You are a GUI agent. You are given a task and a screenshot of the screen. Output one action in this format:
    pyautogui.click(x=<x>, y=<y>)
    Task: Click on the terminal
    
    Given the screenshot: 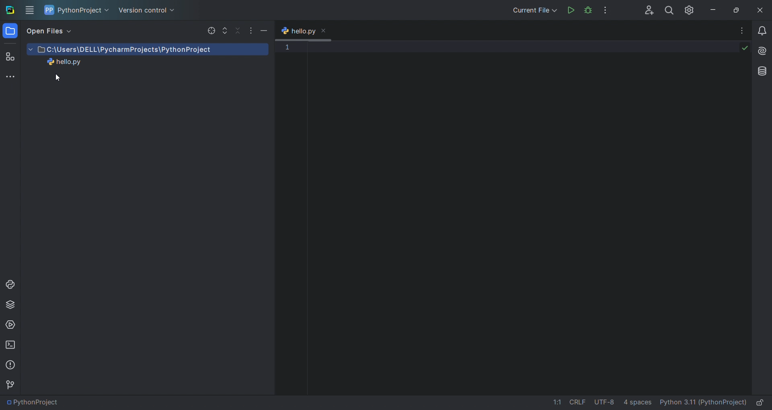 What is the action you would take?
    pyautogui.click(x=10, y=347)
    